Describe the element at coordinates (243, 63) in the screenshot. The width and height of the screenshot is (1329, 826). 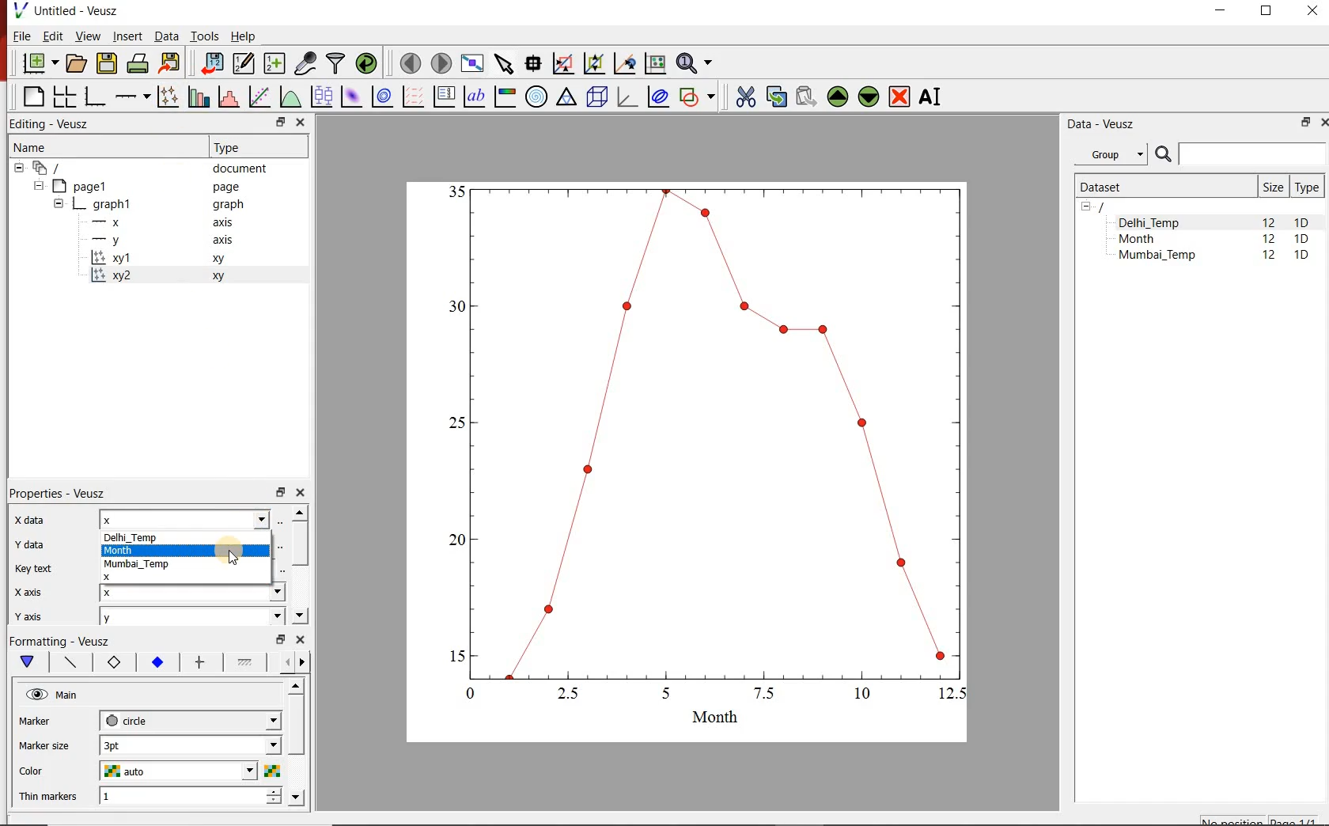
I see `edit and enter new datasets` at that location.